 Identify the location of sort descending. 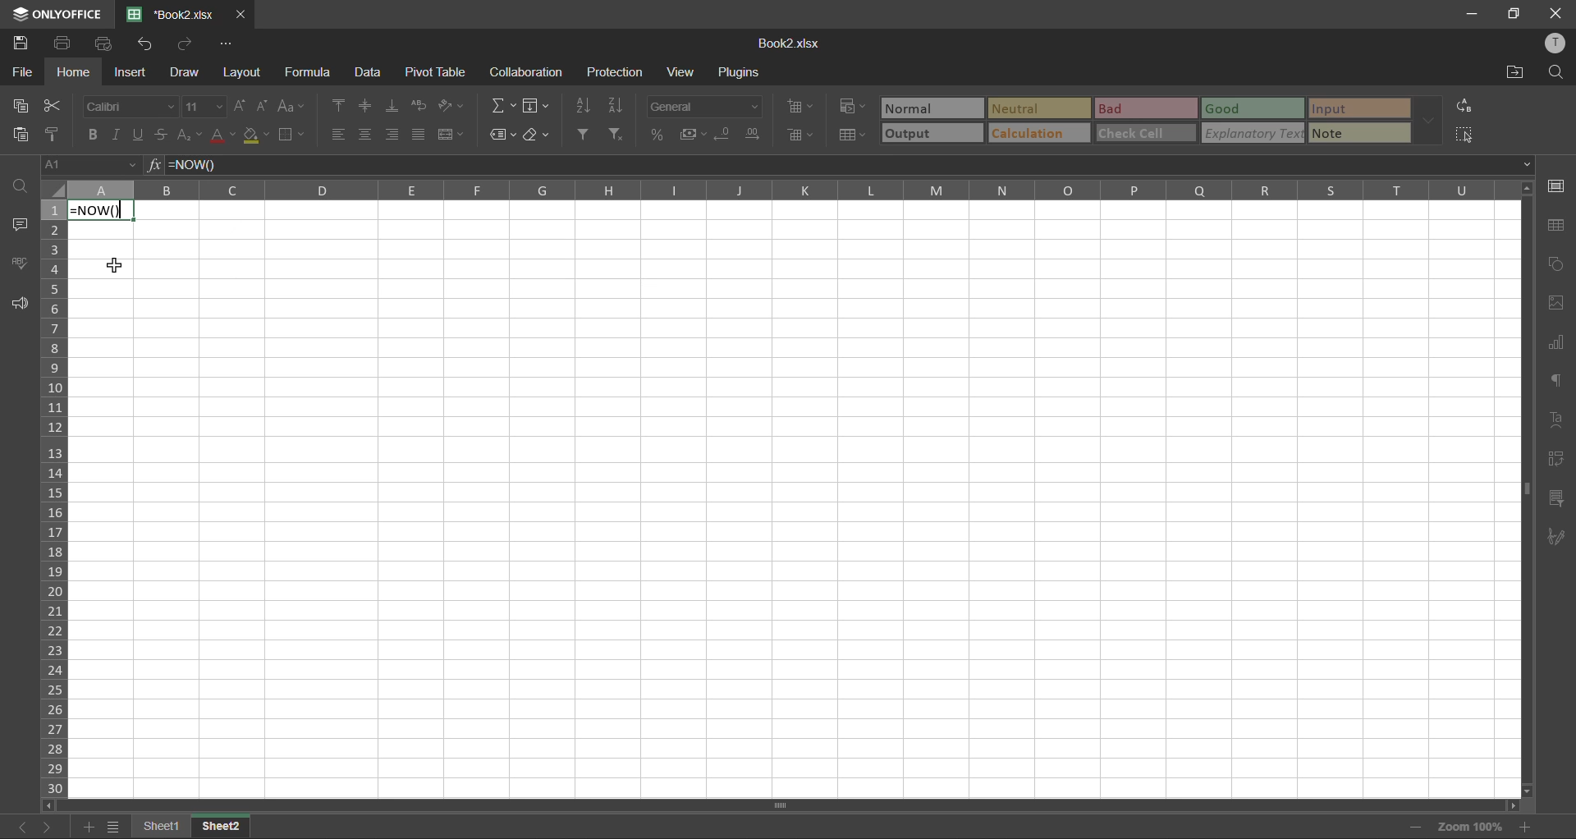
(621, 103).